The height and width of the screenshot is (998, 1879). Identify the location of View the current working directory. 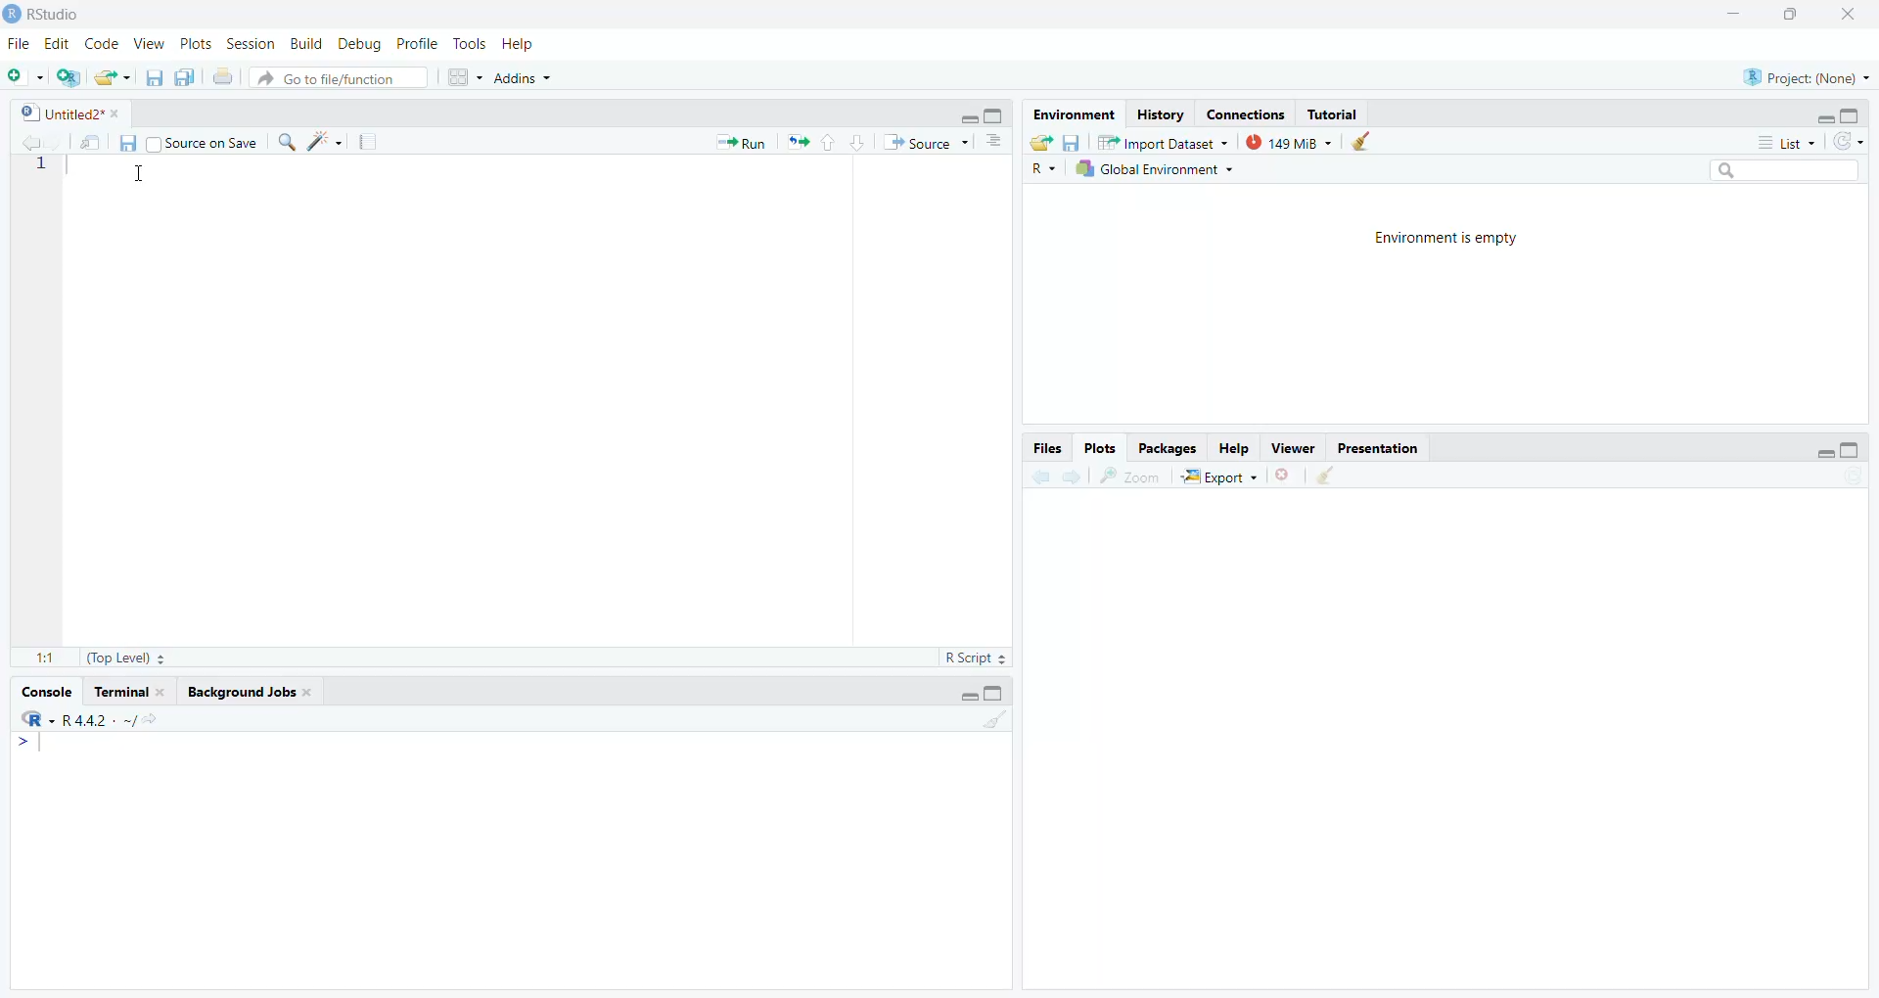
(152, 719).